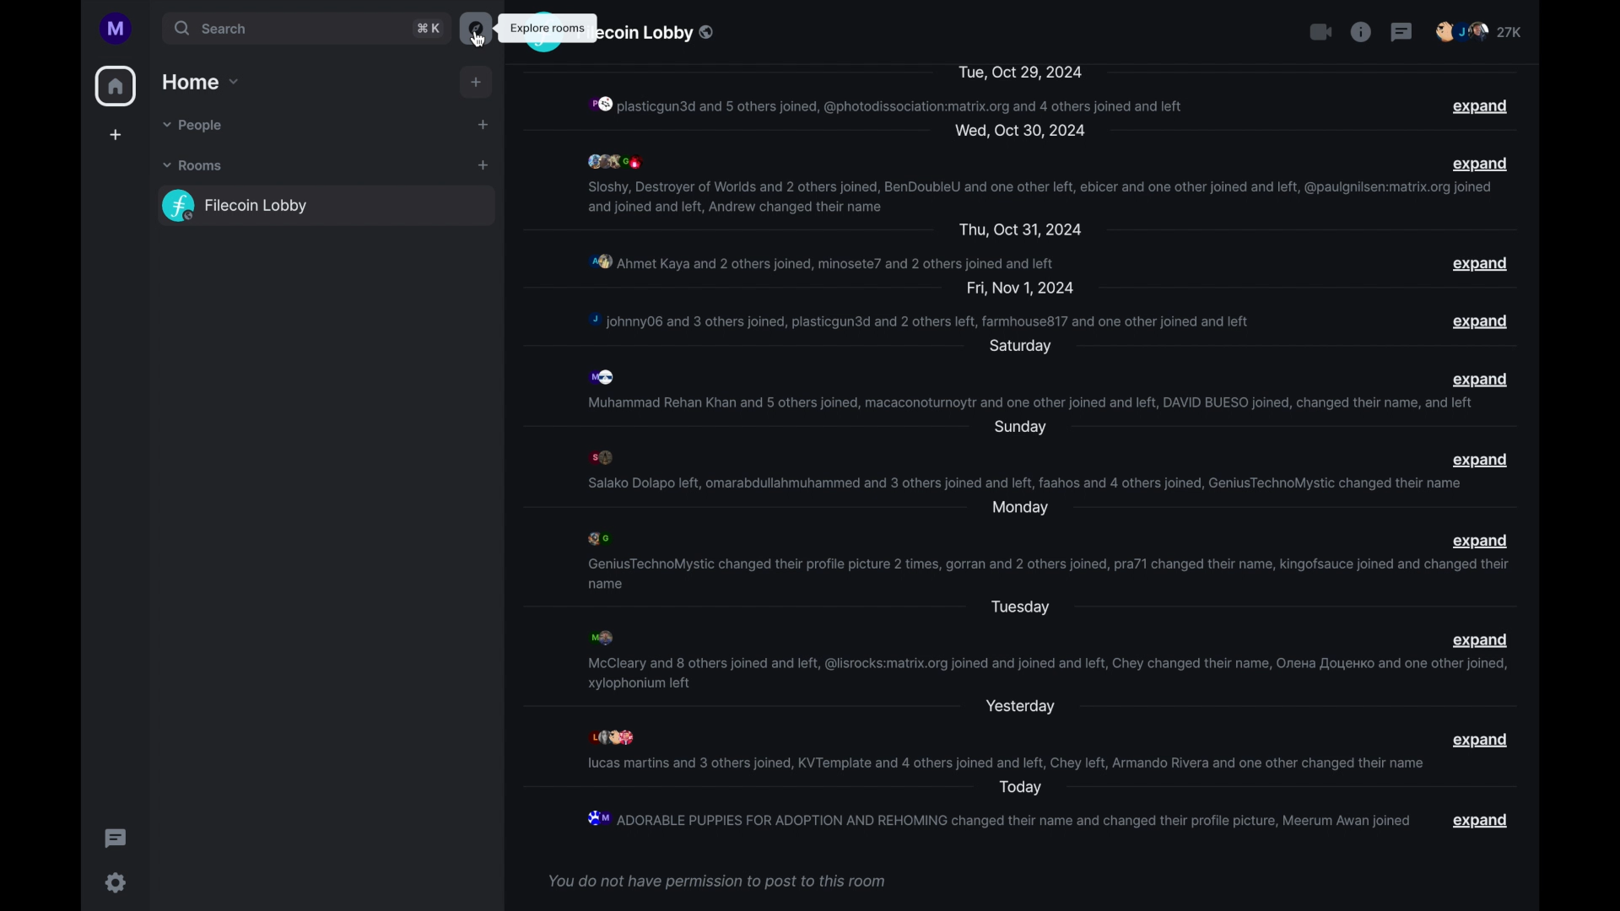 This screenshot has width=1620, height=911. Describe the element at coordinates (1481, 541) in the screenshot. I see `expand` at that location.